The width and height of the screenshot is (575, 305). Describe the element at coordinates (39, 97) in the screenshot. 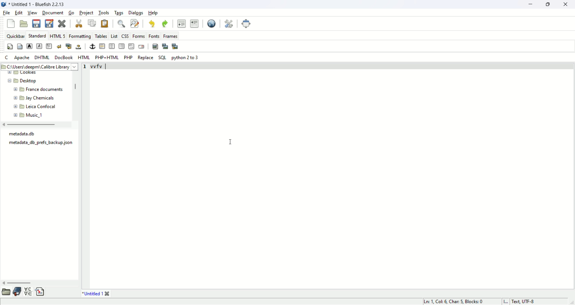

I see `folder name` at that location.